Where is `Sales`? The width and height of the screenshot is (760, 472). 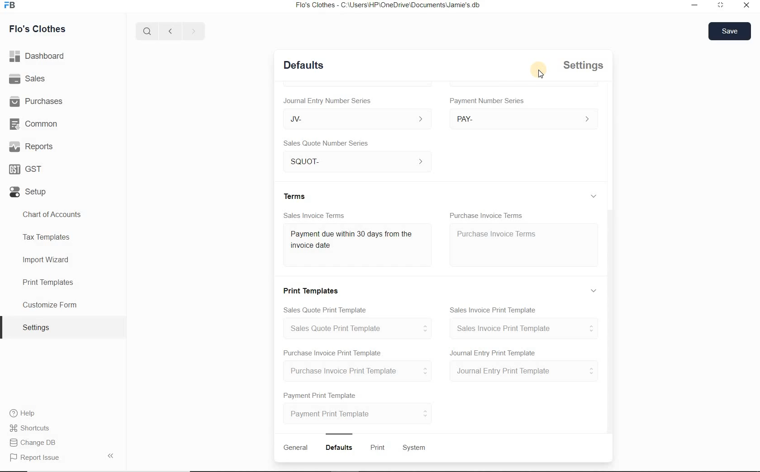
Sales is located at coordinates (27, 78).